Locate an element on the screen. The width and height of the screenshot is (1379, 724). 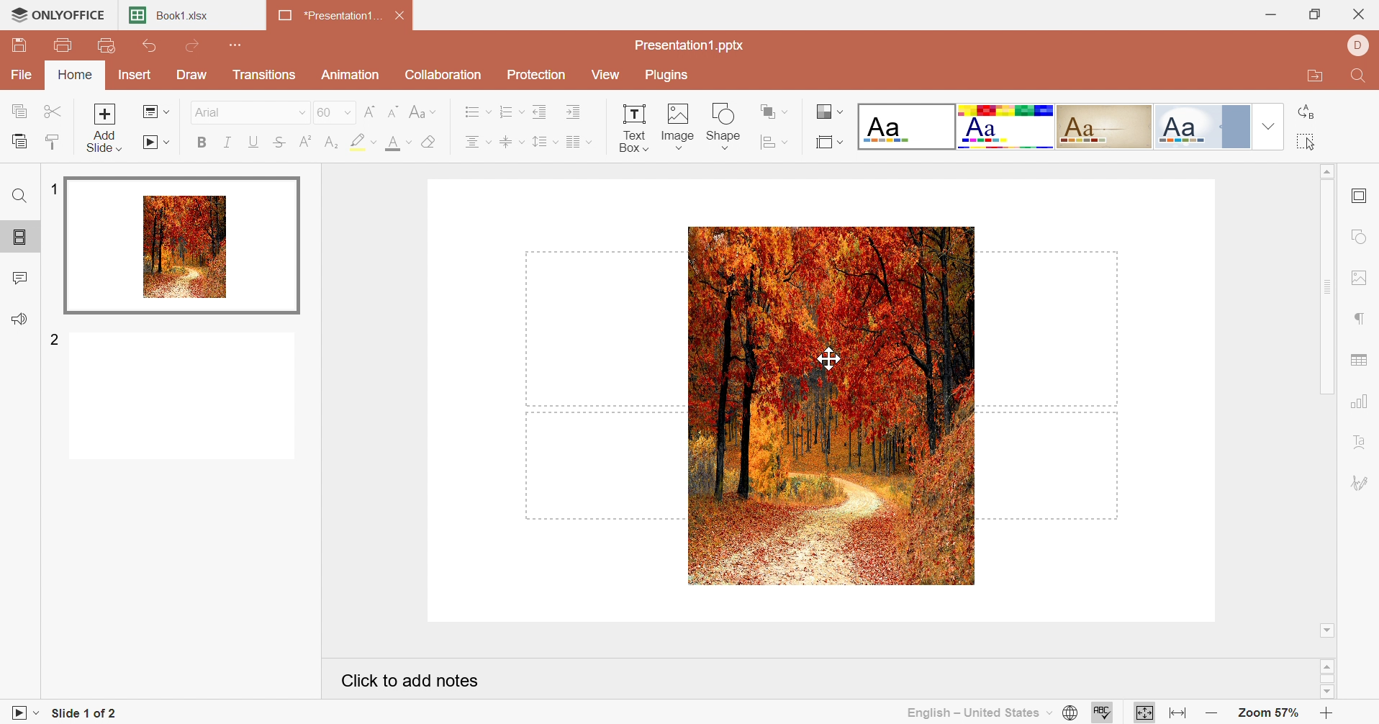
Decrement font size is located at coordinates (396, 111).